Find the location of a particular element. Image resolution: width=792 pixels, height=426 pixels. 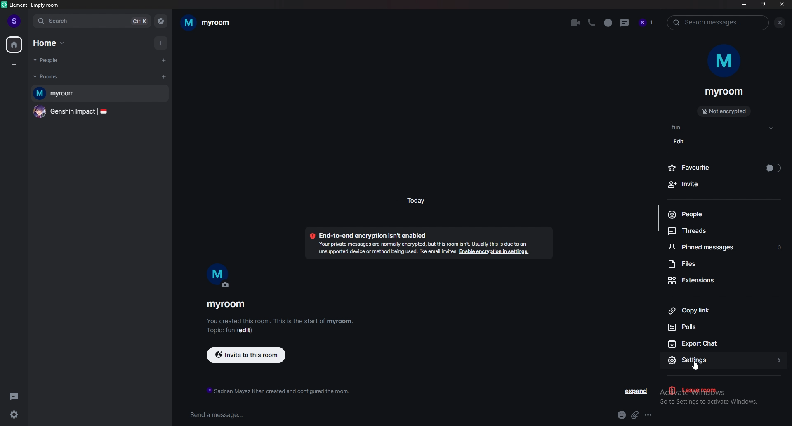

search messages is located at coordinates (720, 22).